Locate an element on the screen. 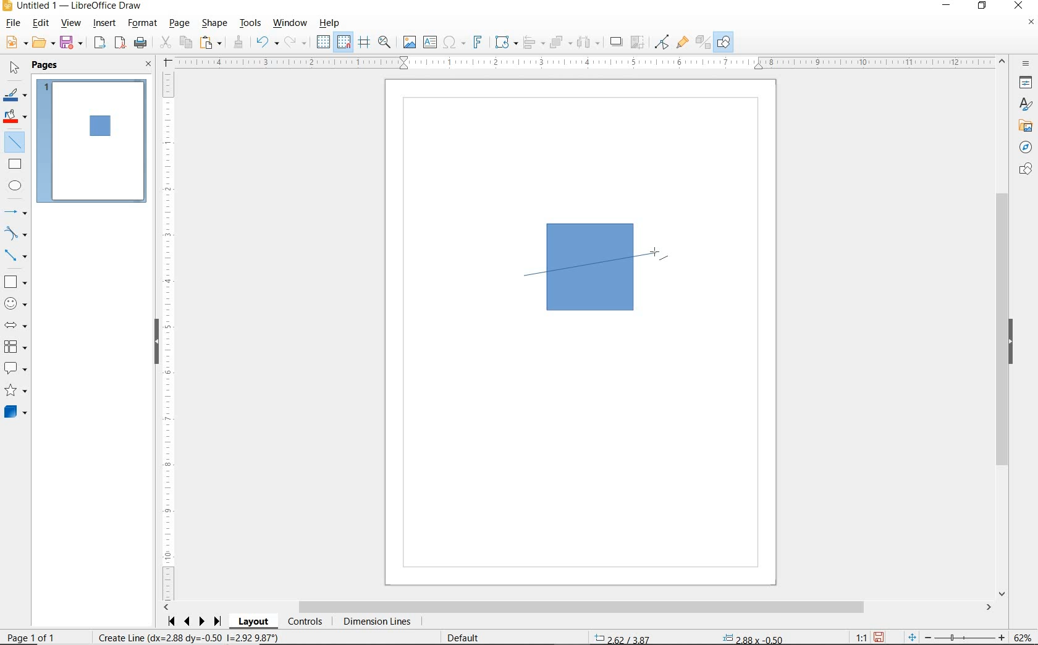  INSERT LINE is located at coordinates (92, 138).